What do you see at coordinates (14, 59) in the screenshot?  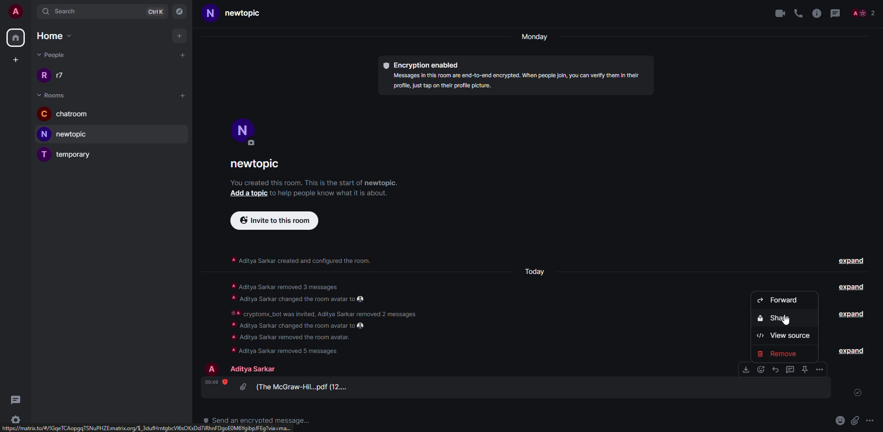 I see `create space` at bounding box center [14, 59].